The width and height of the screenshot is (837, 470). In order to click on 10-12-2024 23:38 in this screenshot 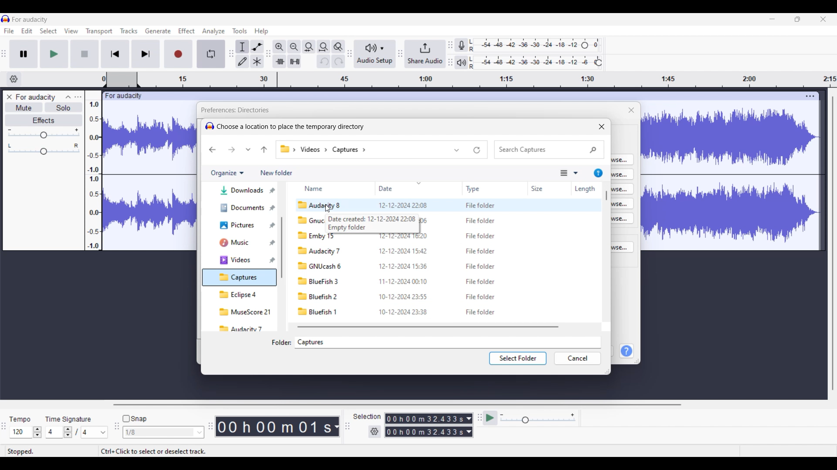, I will do `click(404, 312)`.